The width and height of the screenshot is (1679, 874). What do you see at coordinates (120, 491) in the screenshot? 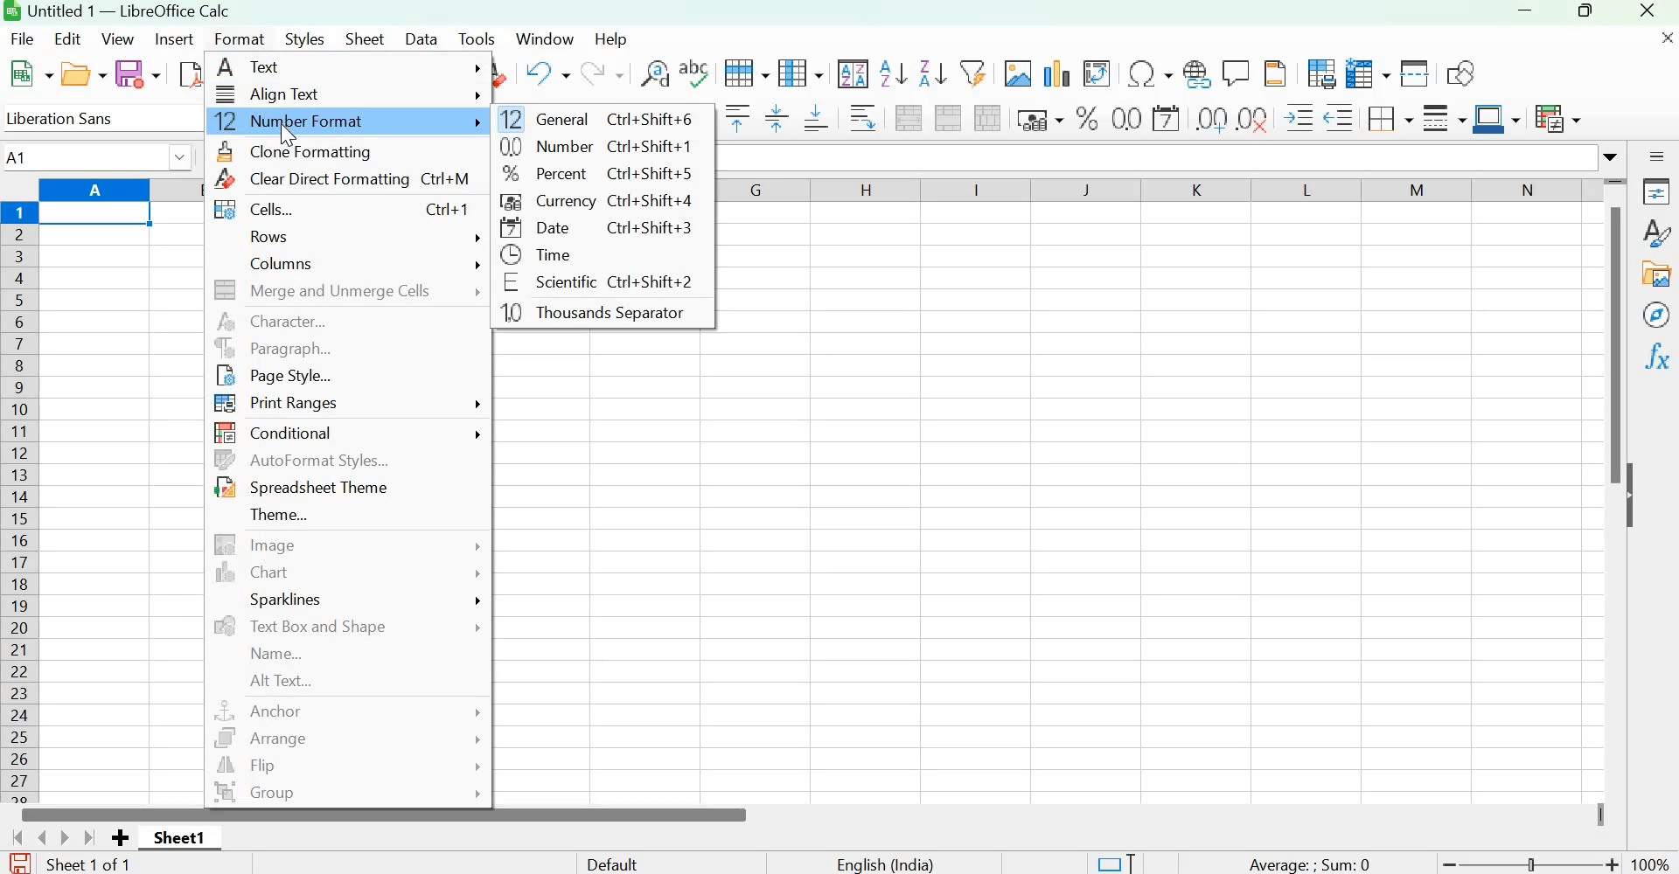
I see `workspace` at bounding box center [120, 491].